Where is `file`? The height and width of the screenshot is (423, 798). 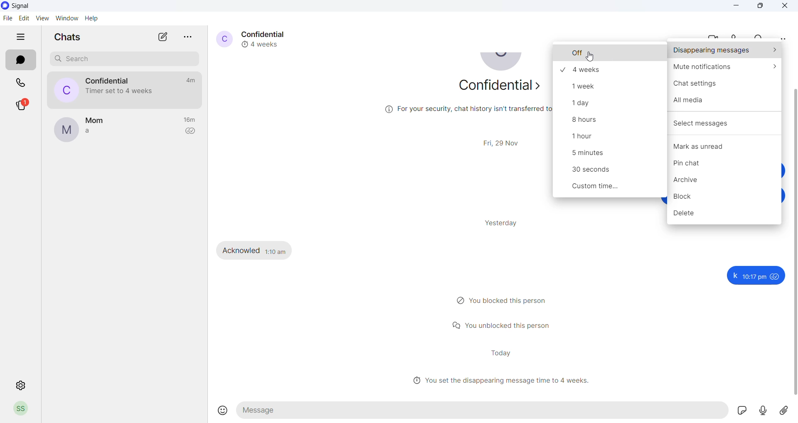
file is located at coordinates (7, 18).